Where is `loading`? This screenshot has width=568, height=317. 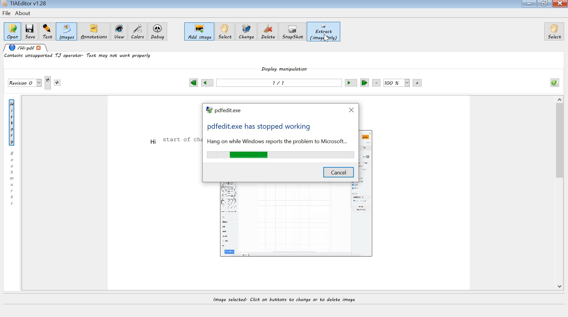
loading is located at coordinates (282, 154).